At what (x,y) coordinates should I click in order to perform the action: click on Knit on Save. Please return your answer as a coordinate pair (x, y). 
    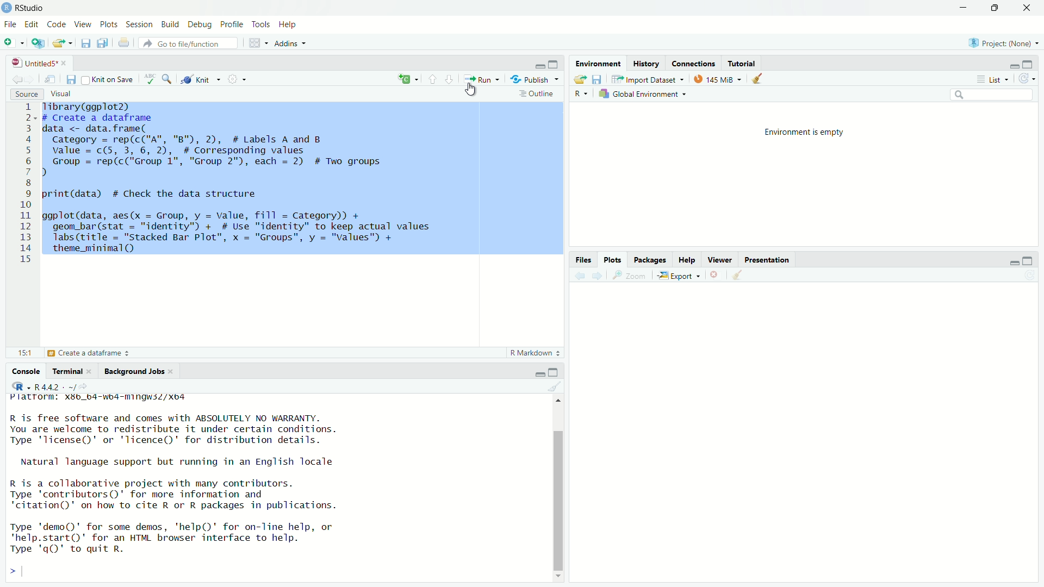
    Looking at the image, I should click on (109, 79).